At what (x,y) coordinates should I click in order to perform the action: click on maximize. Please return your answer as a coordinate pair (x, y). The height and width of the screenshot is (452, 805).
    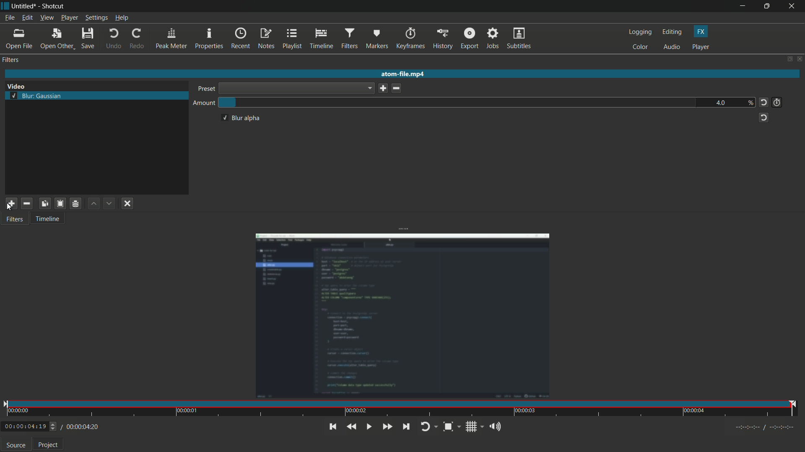
    Looking at the image, I should click on (769, 6).